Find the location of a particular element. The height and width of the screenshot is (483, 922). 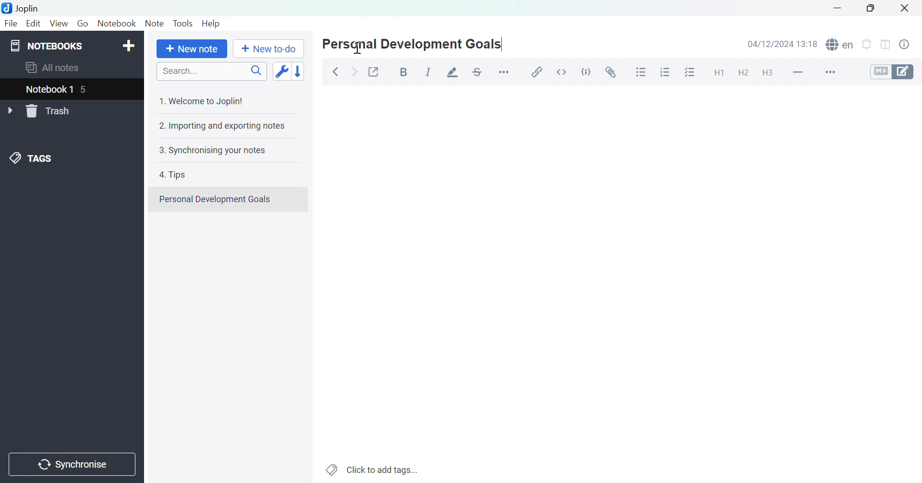

Notebook is located at coordinates (118, 25).